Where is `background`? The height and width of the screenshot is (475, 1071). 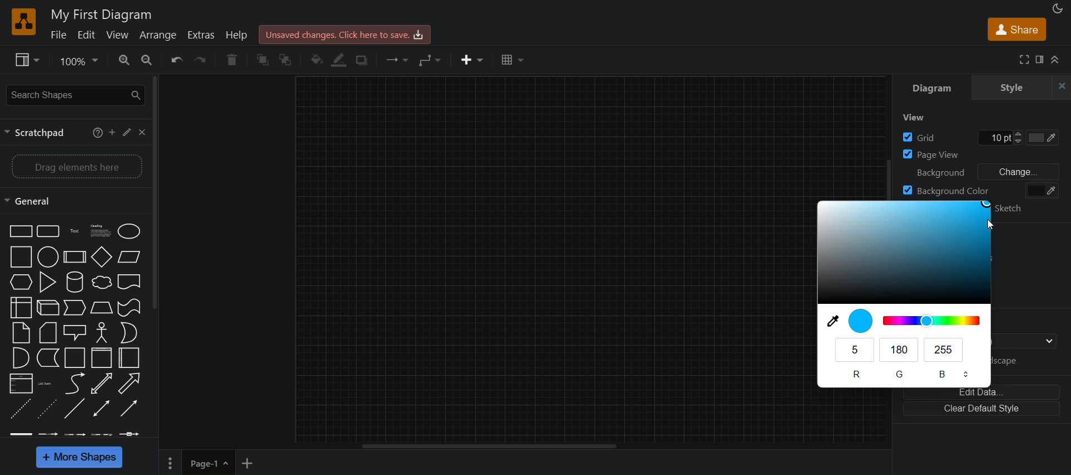
background is located at coordinates (937, 171).